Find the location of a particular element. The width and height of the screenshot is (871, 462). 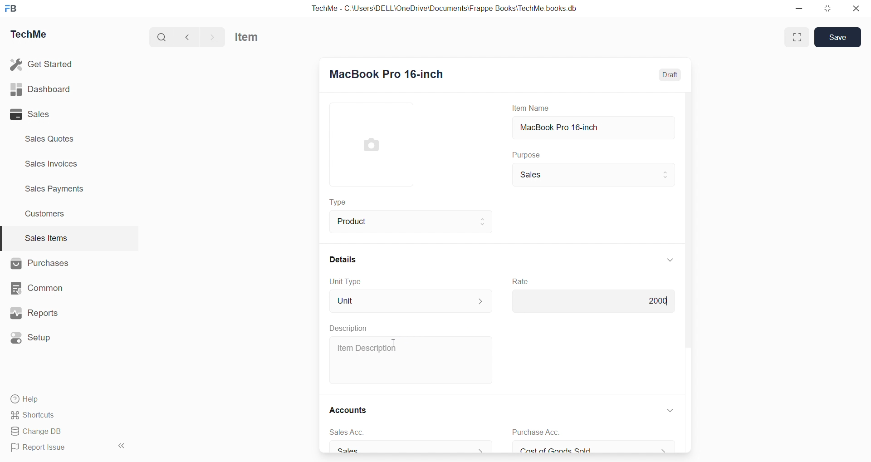

Sales is located at coordinates (31, 115).